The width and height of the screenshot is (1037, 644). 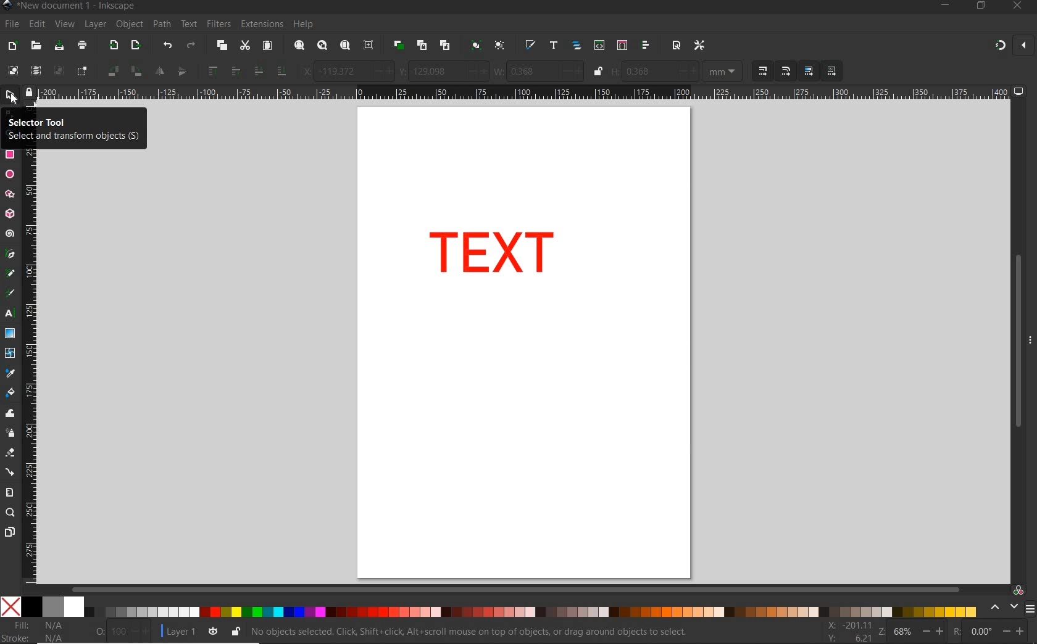 What do you see at coordinates (552, 46) in the screenshot?
I see `OPEN TEXT` at bounding box center [552, 46].